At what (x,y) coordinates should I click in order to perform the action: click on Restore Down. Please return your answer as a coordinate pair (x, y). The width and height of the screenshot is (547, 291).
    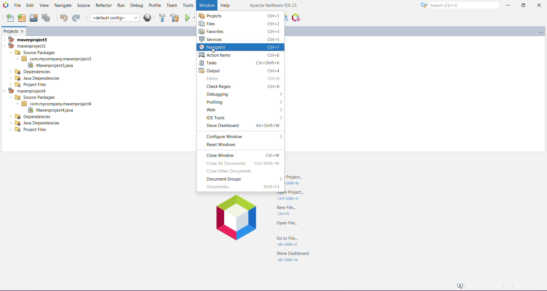
    Looking at the image, I should click on (522, 5).